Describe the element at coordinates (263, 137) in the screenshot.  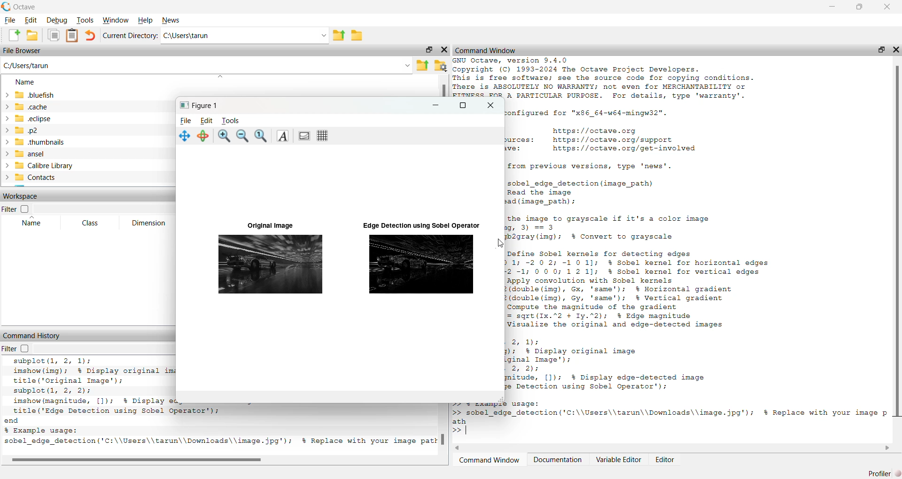
I see `Automatic limits for current axes` at that location.